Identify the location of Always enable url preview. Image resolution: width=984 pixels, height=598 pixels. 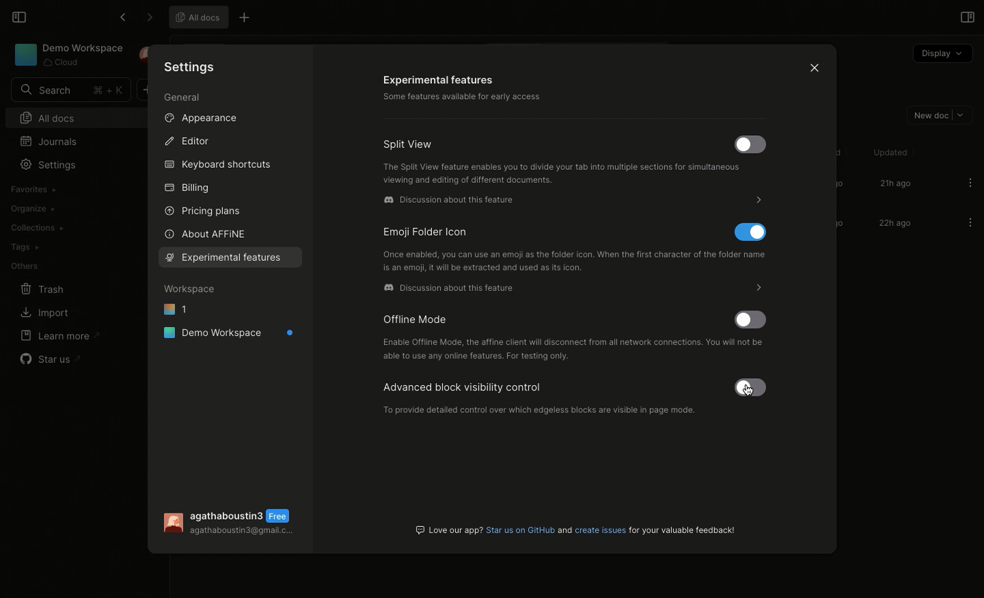
(565, 537).